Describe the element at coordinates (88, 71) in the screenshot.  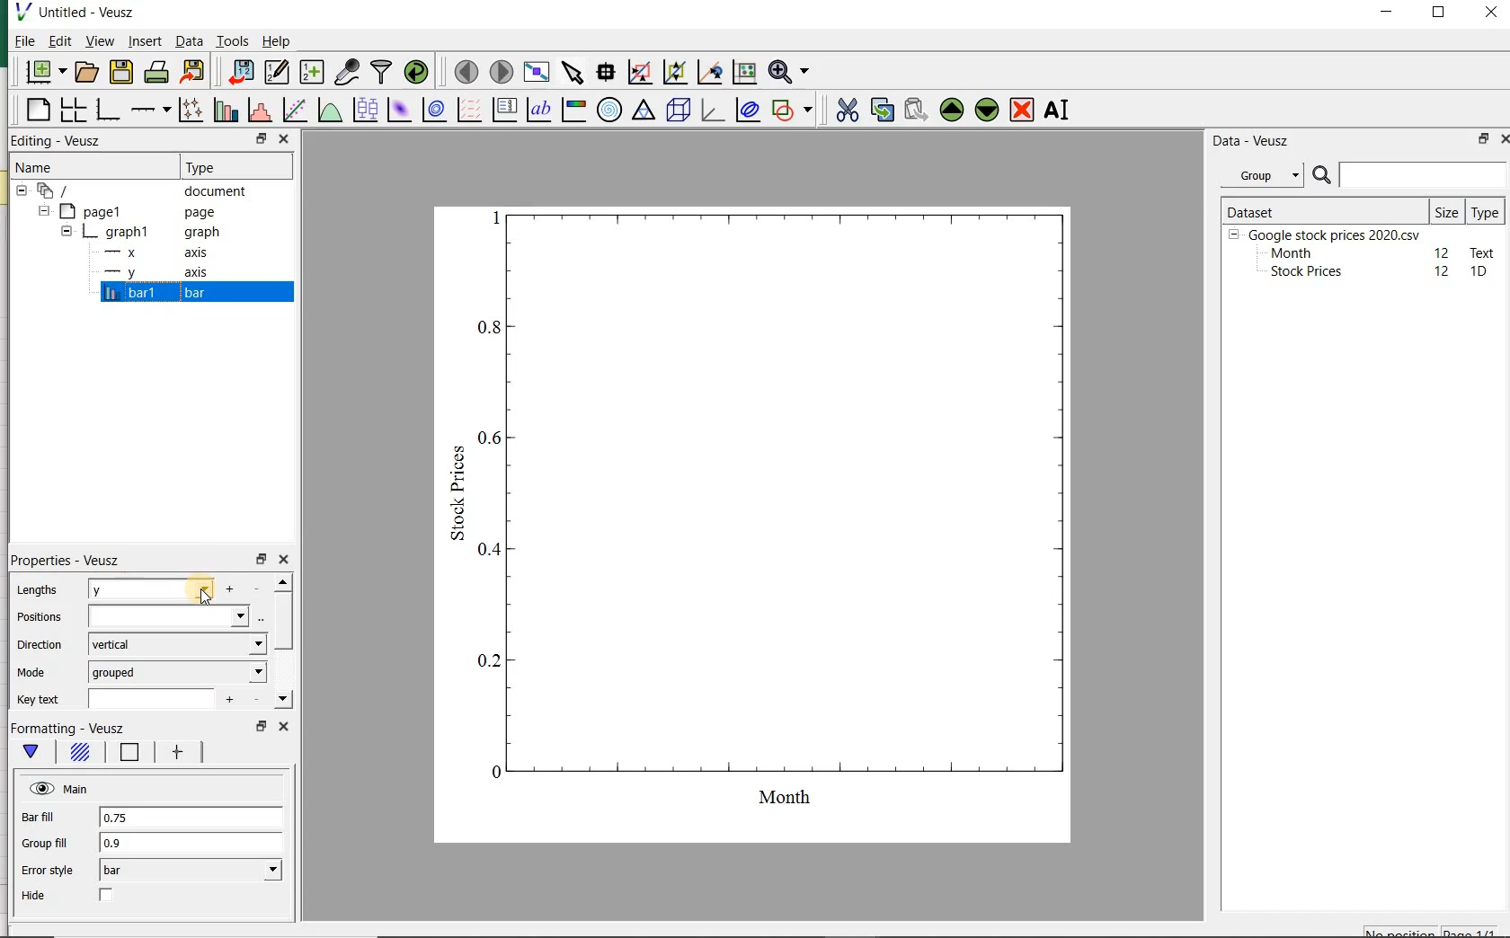
I see `open a document` at that location.